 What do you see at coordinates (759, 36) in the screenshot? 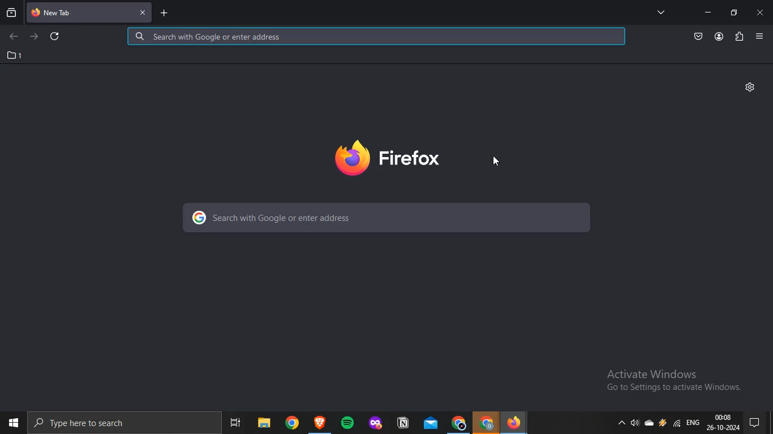
I see `` at bounding box center [759, 36].